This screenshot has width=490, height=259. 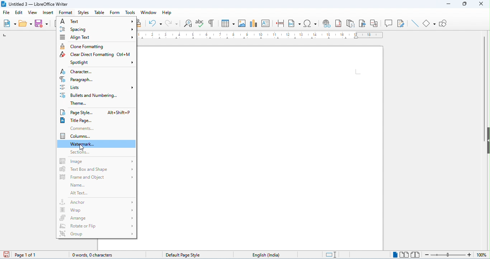 What do you see at coordinates (97, 202) in the screenshot?
I see `anchor` at bounding box center [97, 202].